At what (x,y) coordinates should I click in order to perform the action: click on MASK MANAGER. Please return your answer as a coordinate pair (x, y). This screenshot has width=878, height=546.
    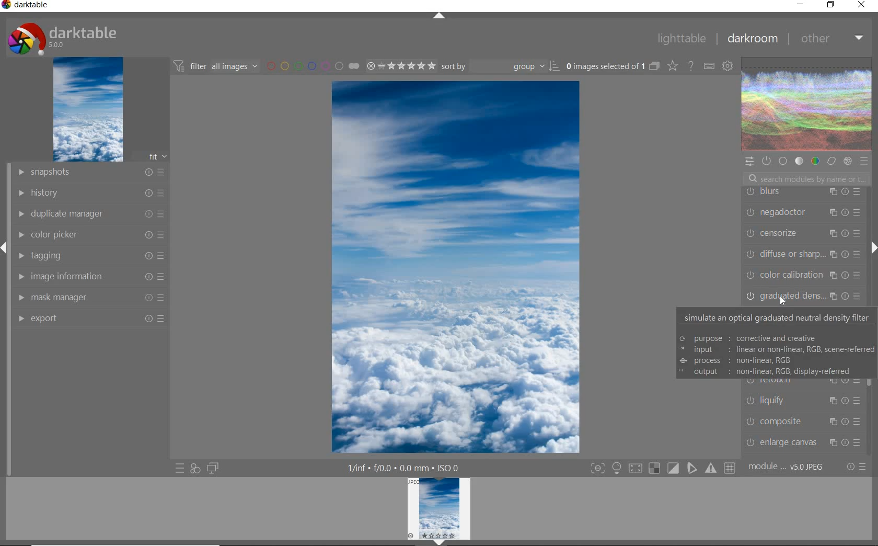
    Looking at the image, I should click on (93, 297).